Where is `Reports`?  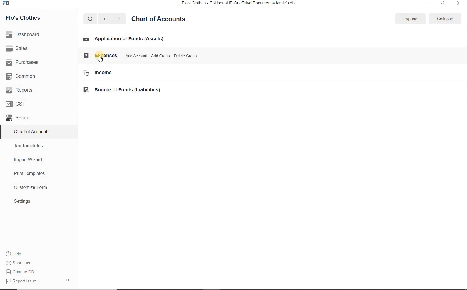
Reports is located at coordinates (19, 90).